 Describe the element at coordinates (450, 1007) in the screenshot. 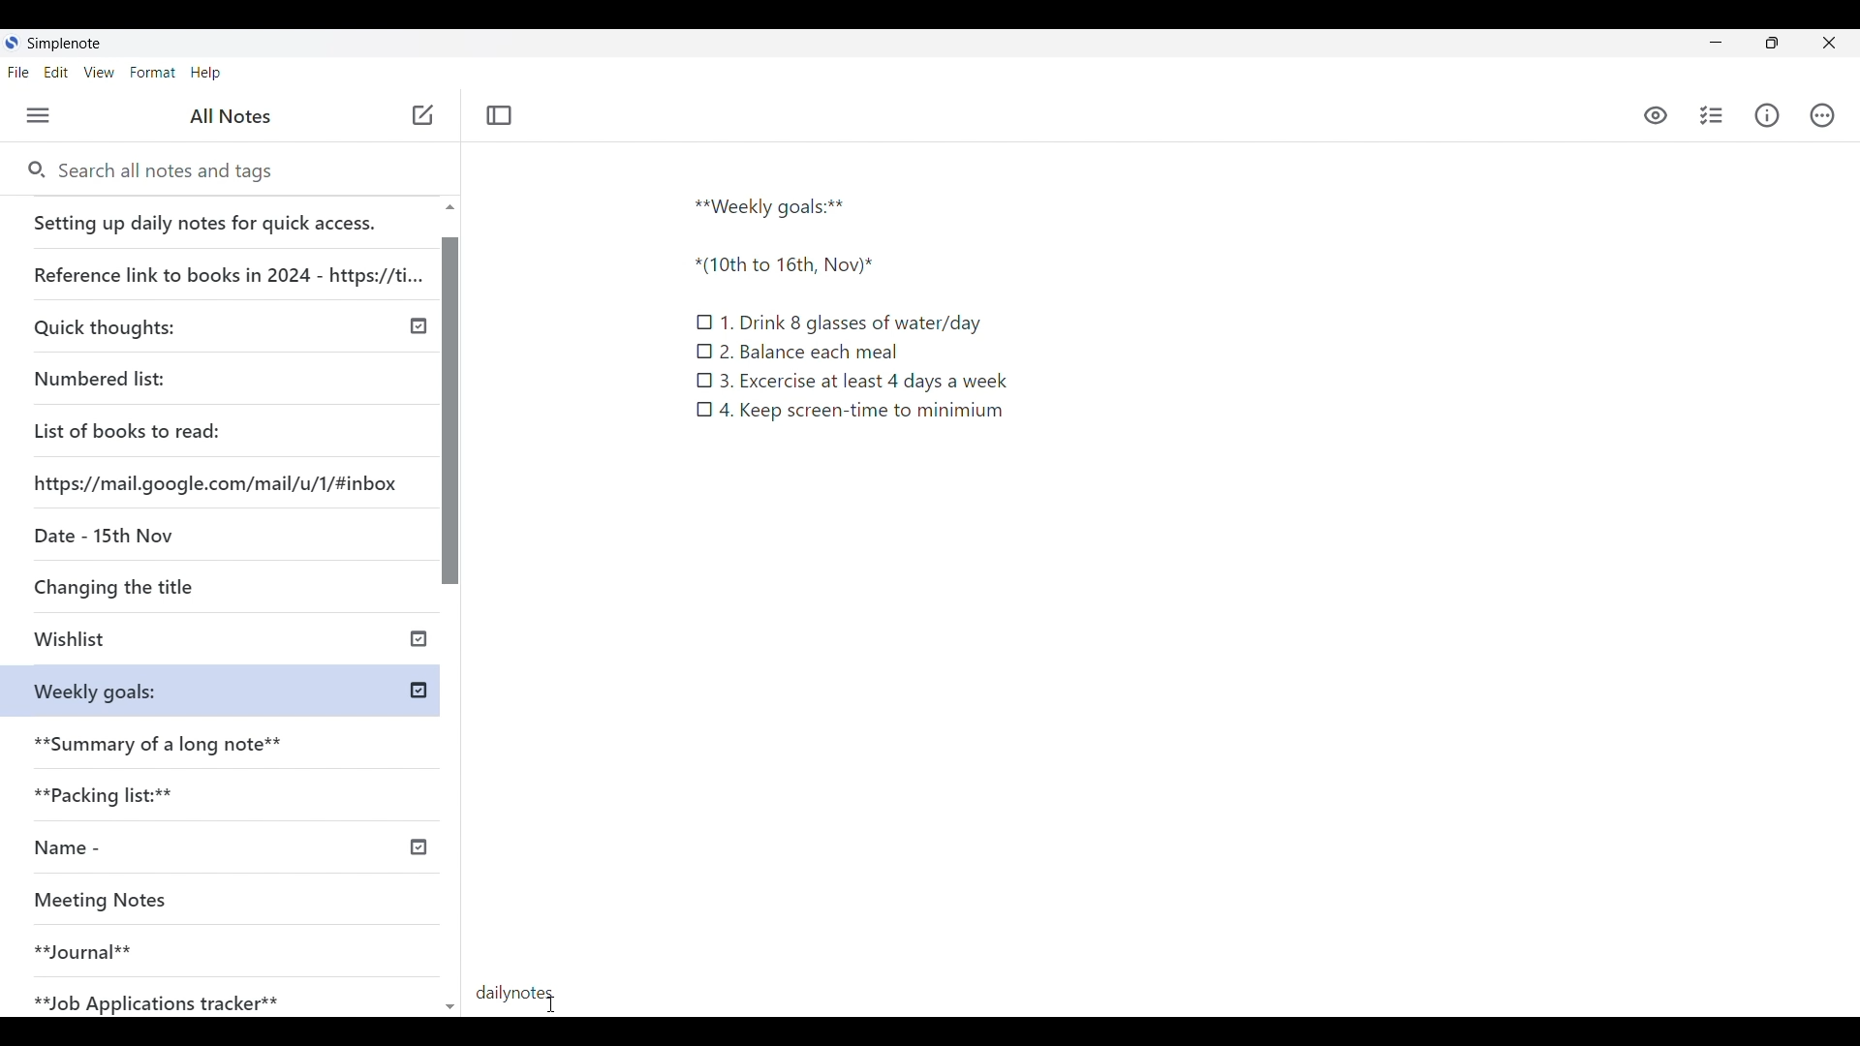

I see `Quick slide to top` at that location.